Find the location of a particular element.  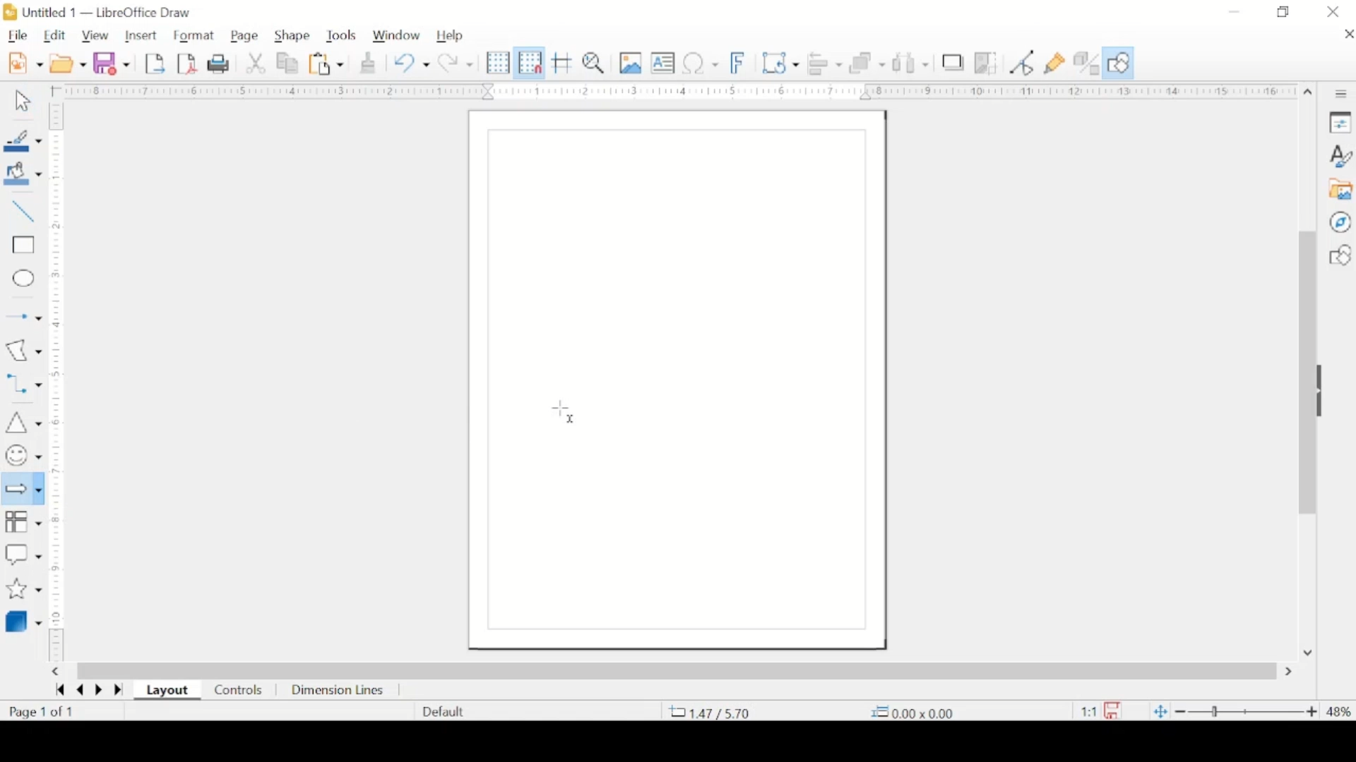

toggle extrusion is located at coordinates (1086, 62).